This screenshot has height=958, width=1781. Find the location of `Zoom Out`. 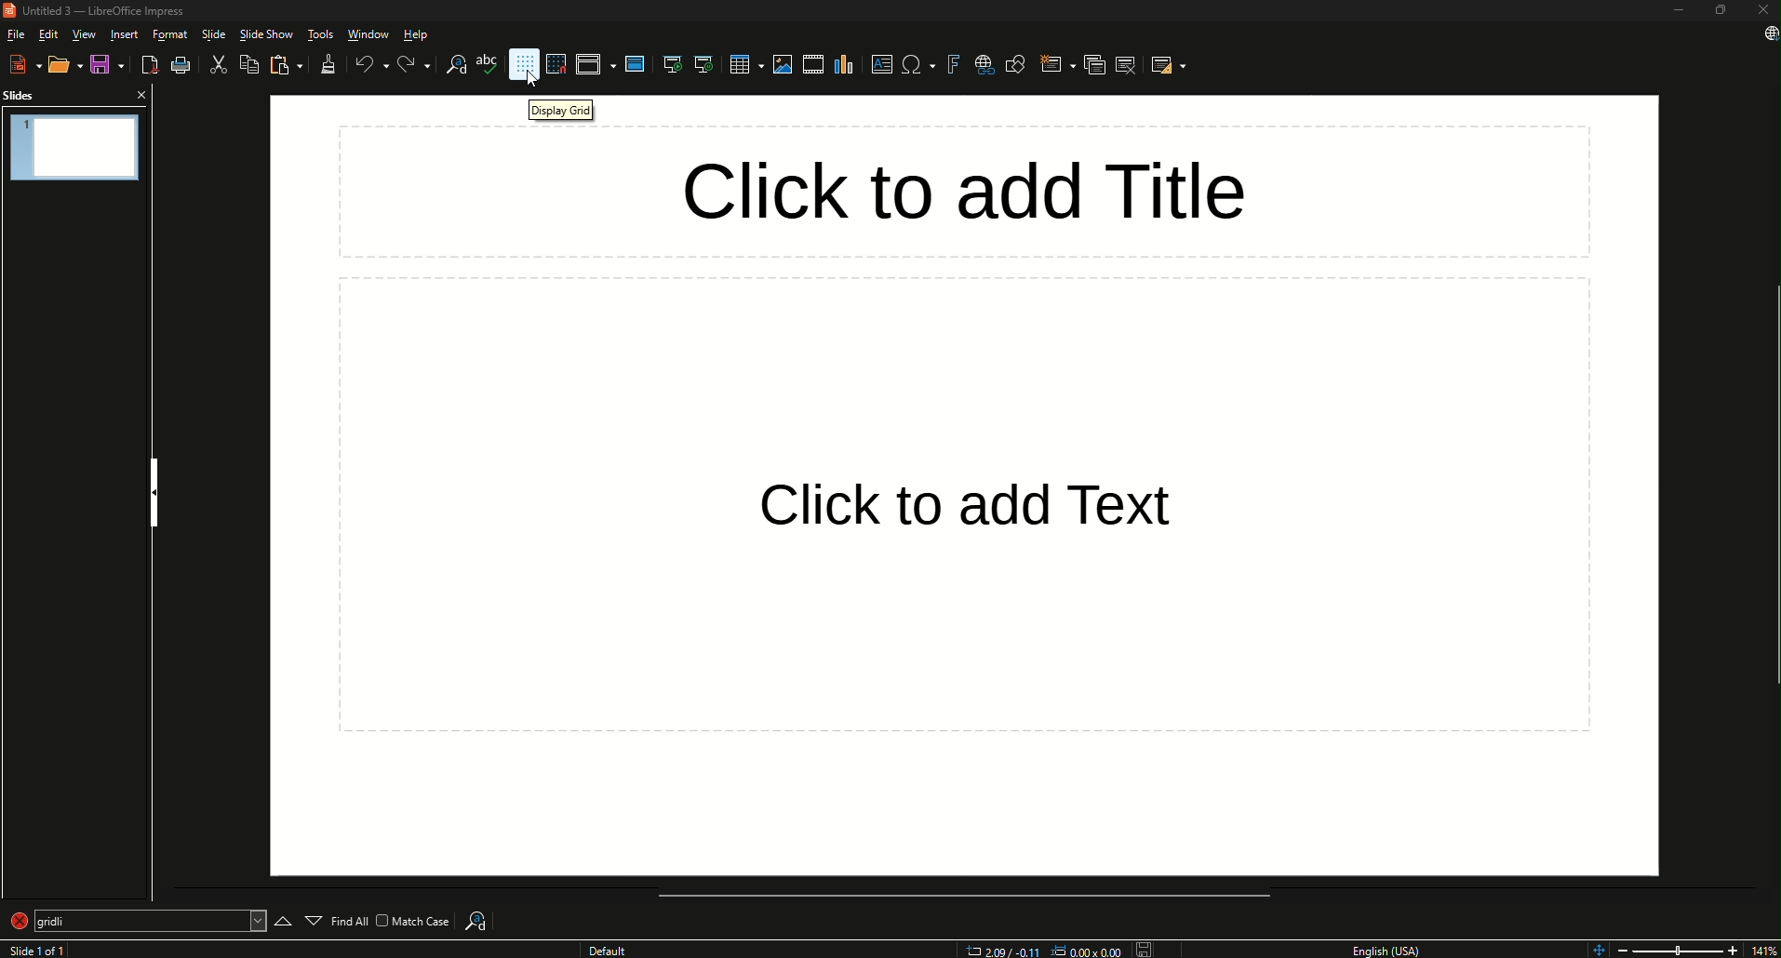

Zoom Out is located at coordinates (1623, 949).